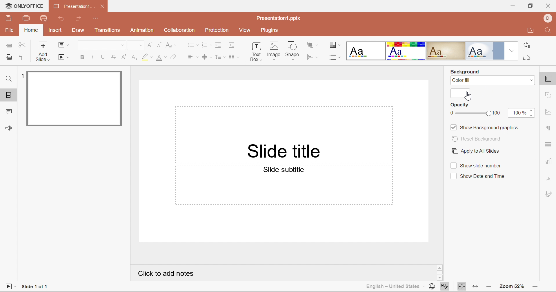  What do you see at coordinates (23, 7) in the screenshot?
I see `ONLYOFFICE` at bounding box center [23, 7].